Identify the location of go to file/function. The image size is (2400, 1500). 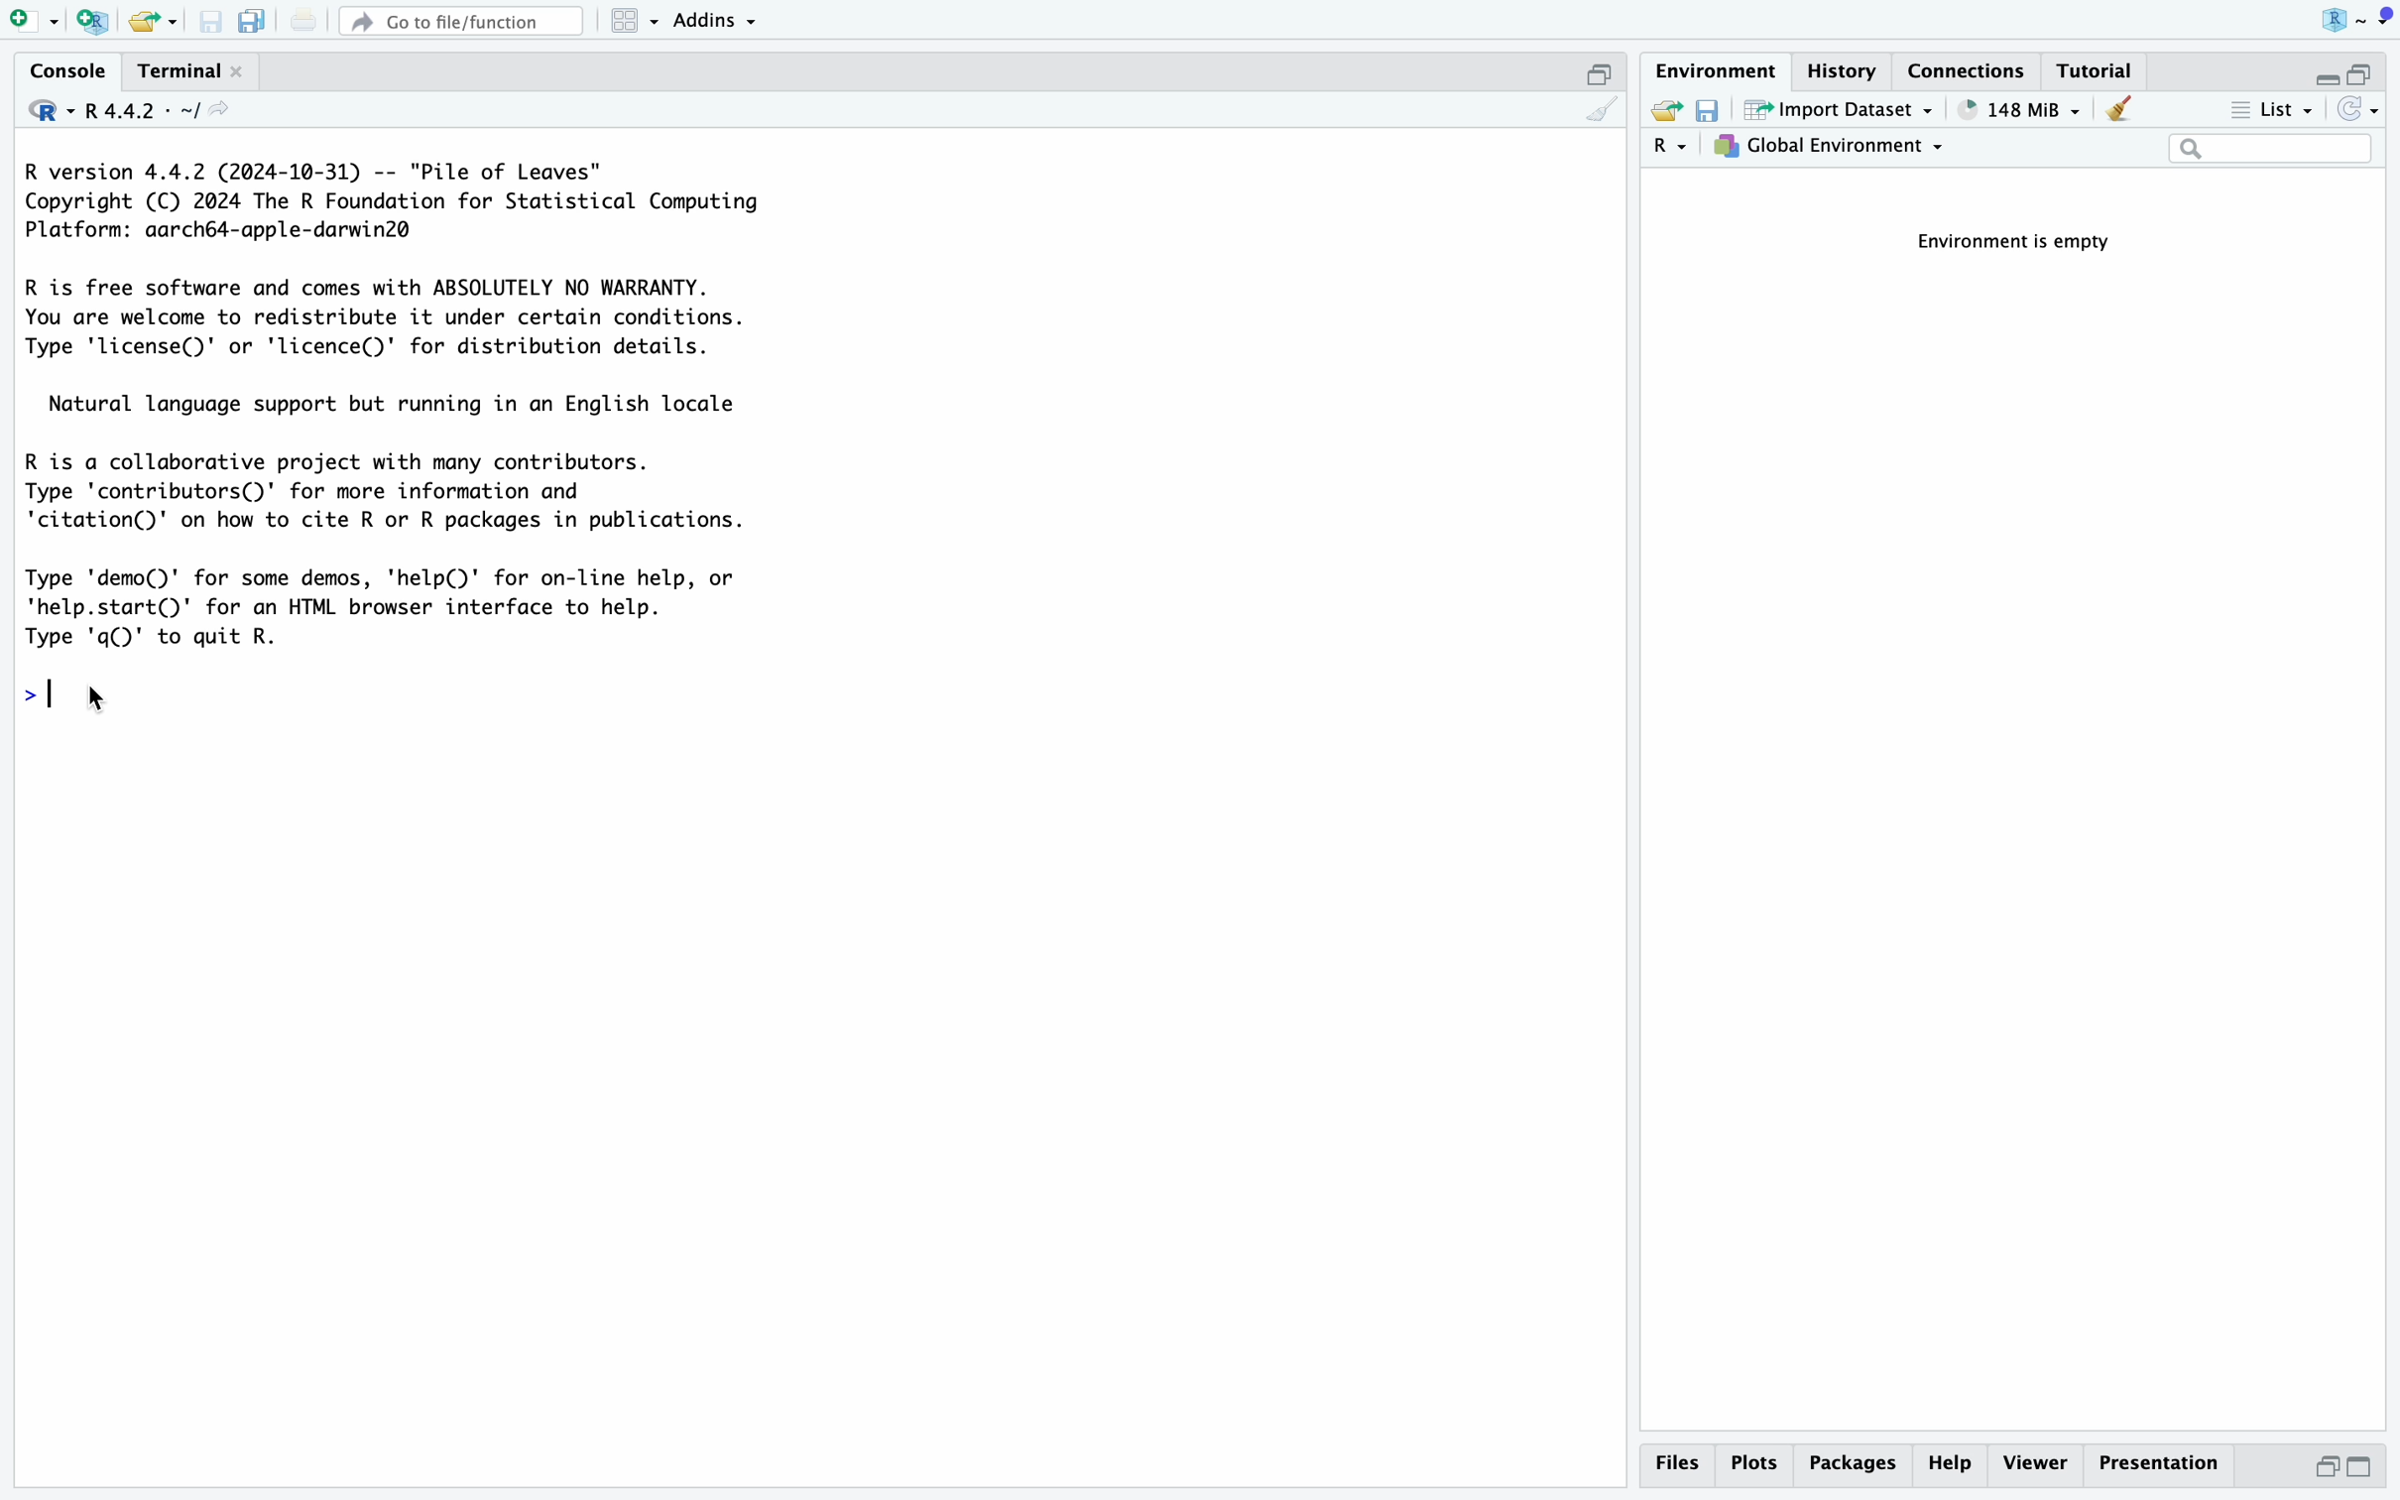
(459, 18).